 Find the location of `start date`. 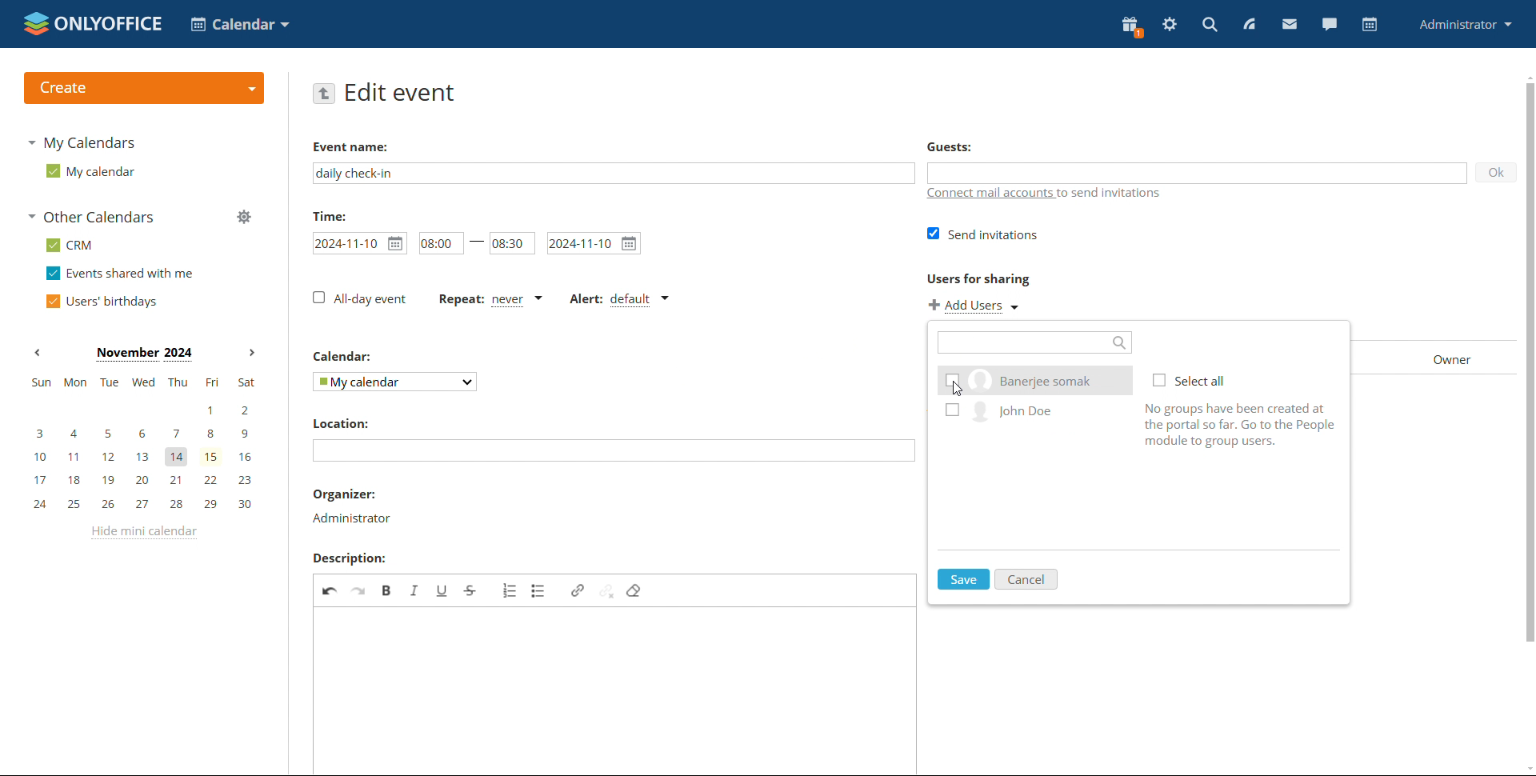

start date is located at coordinates (360, 243).